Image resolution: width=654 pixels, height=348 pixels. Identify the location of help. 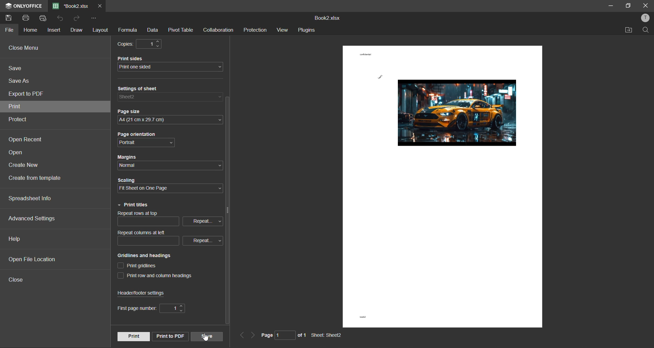
(17, 239).